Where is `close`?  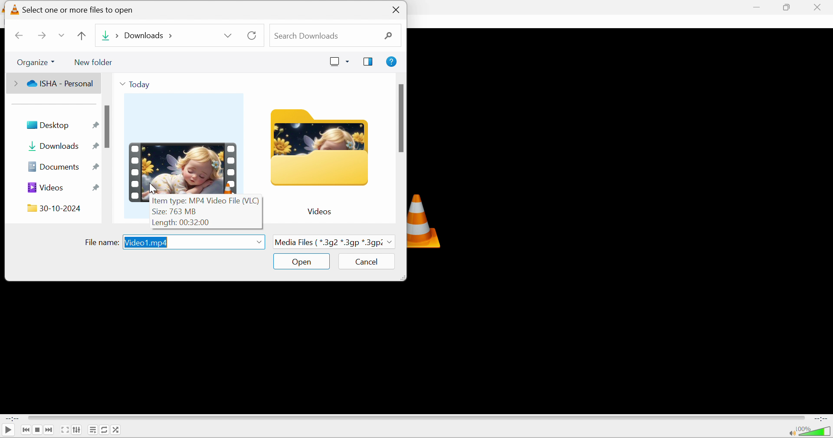 close is located at coordinates (819, 6).